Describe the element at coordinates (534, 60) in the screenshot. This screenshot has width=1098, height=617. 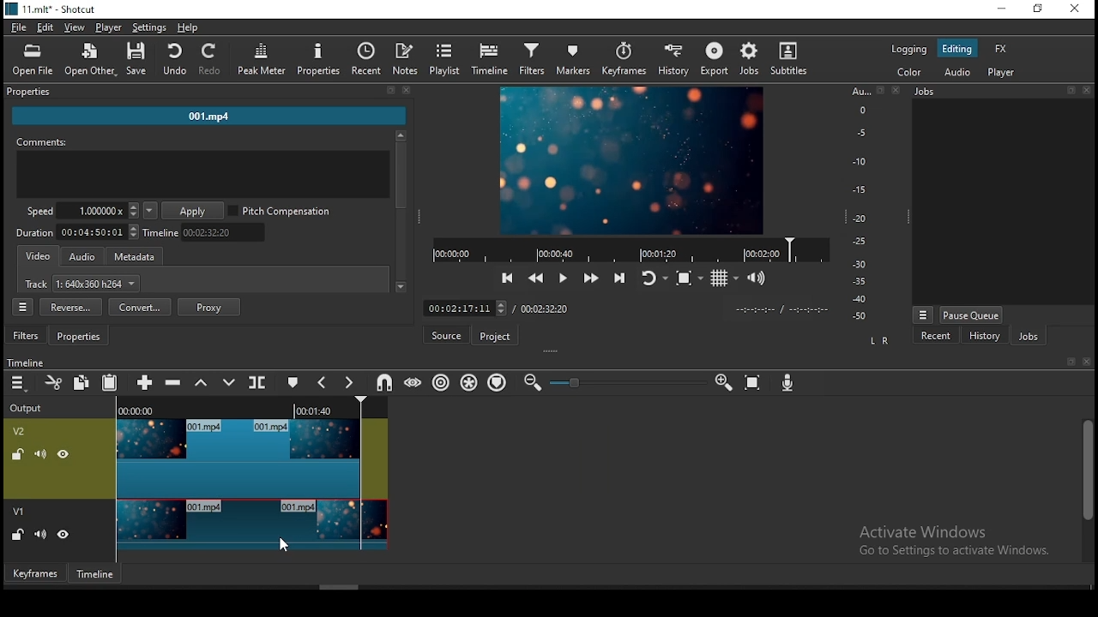
I see `filters` at that location.